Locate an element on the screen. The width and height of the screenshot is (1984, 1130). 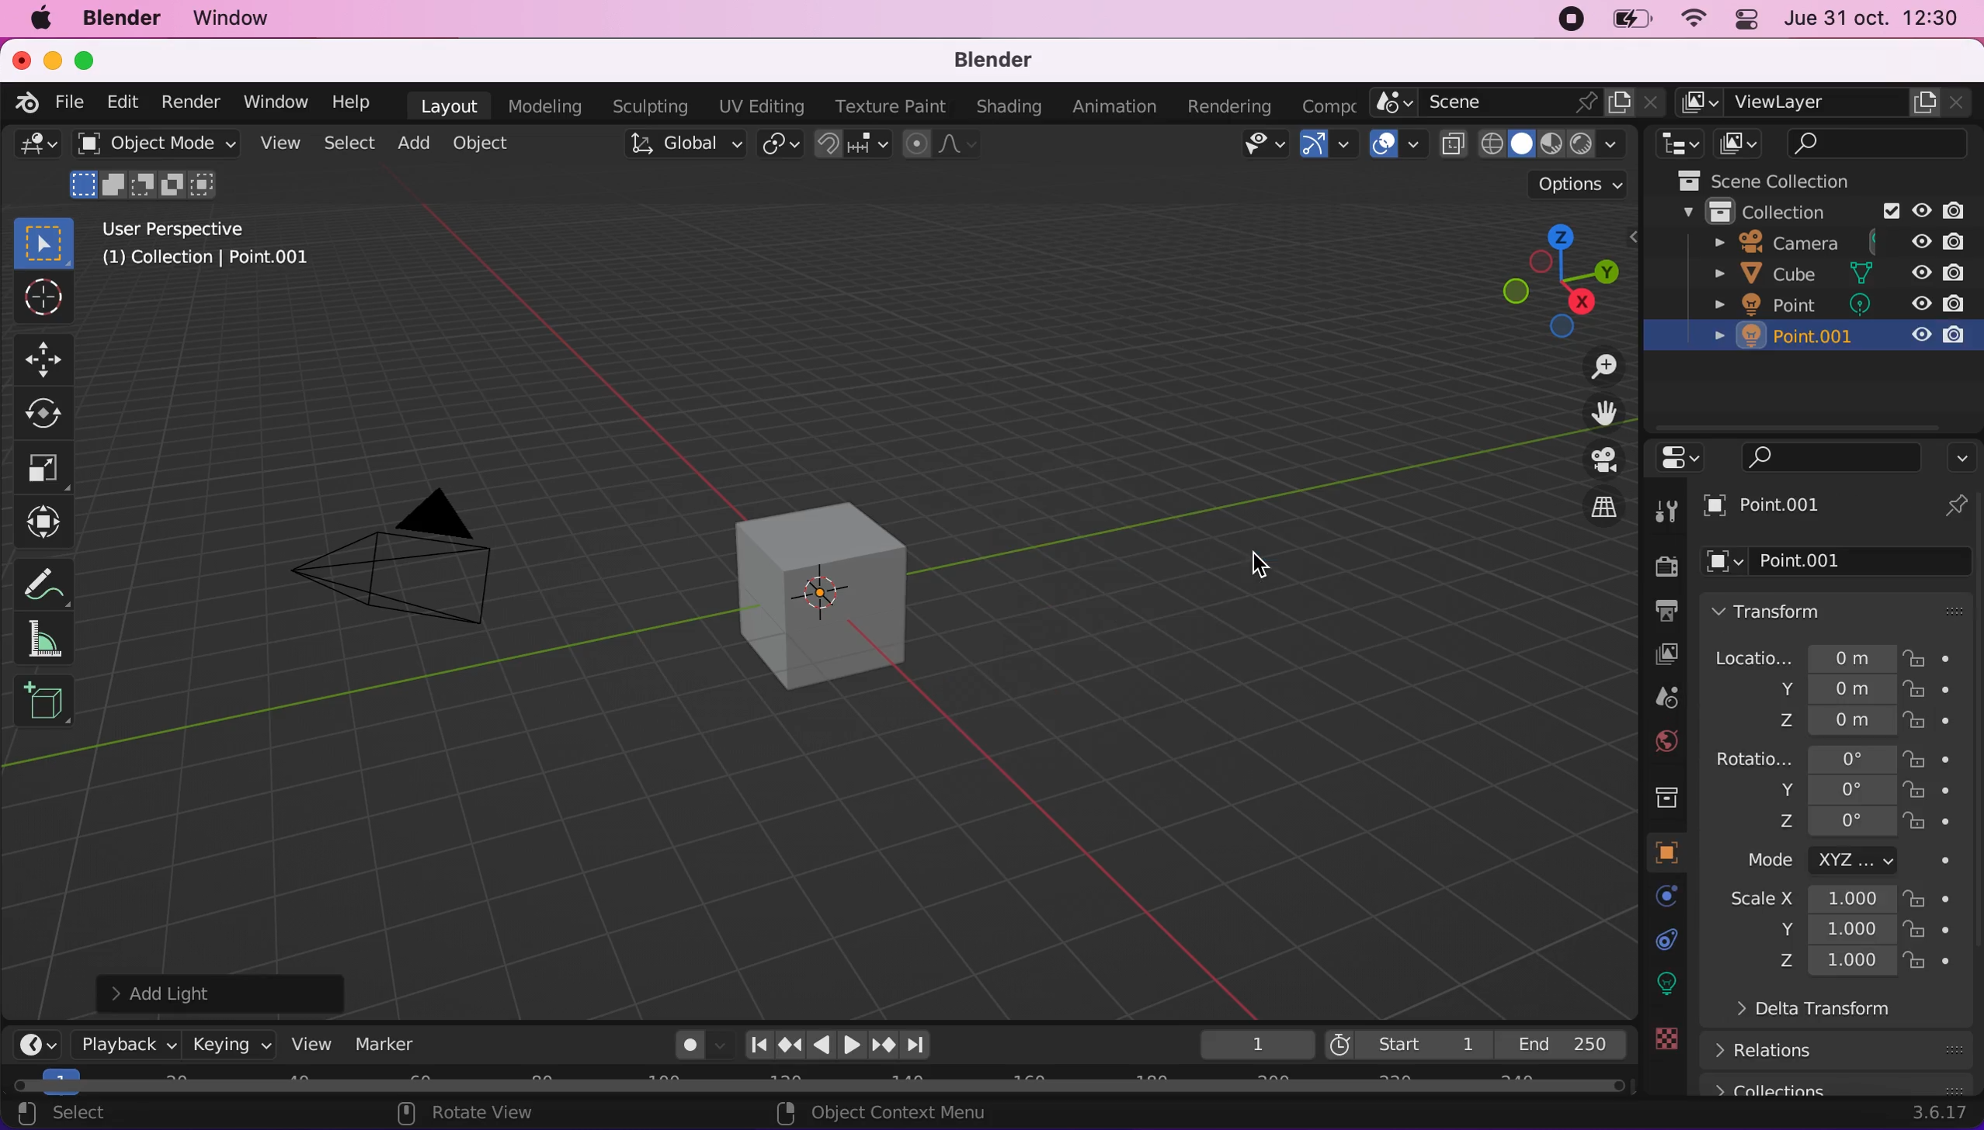
pin is located at coordinates (1963, 505).